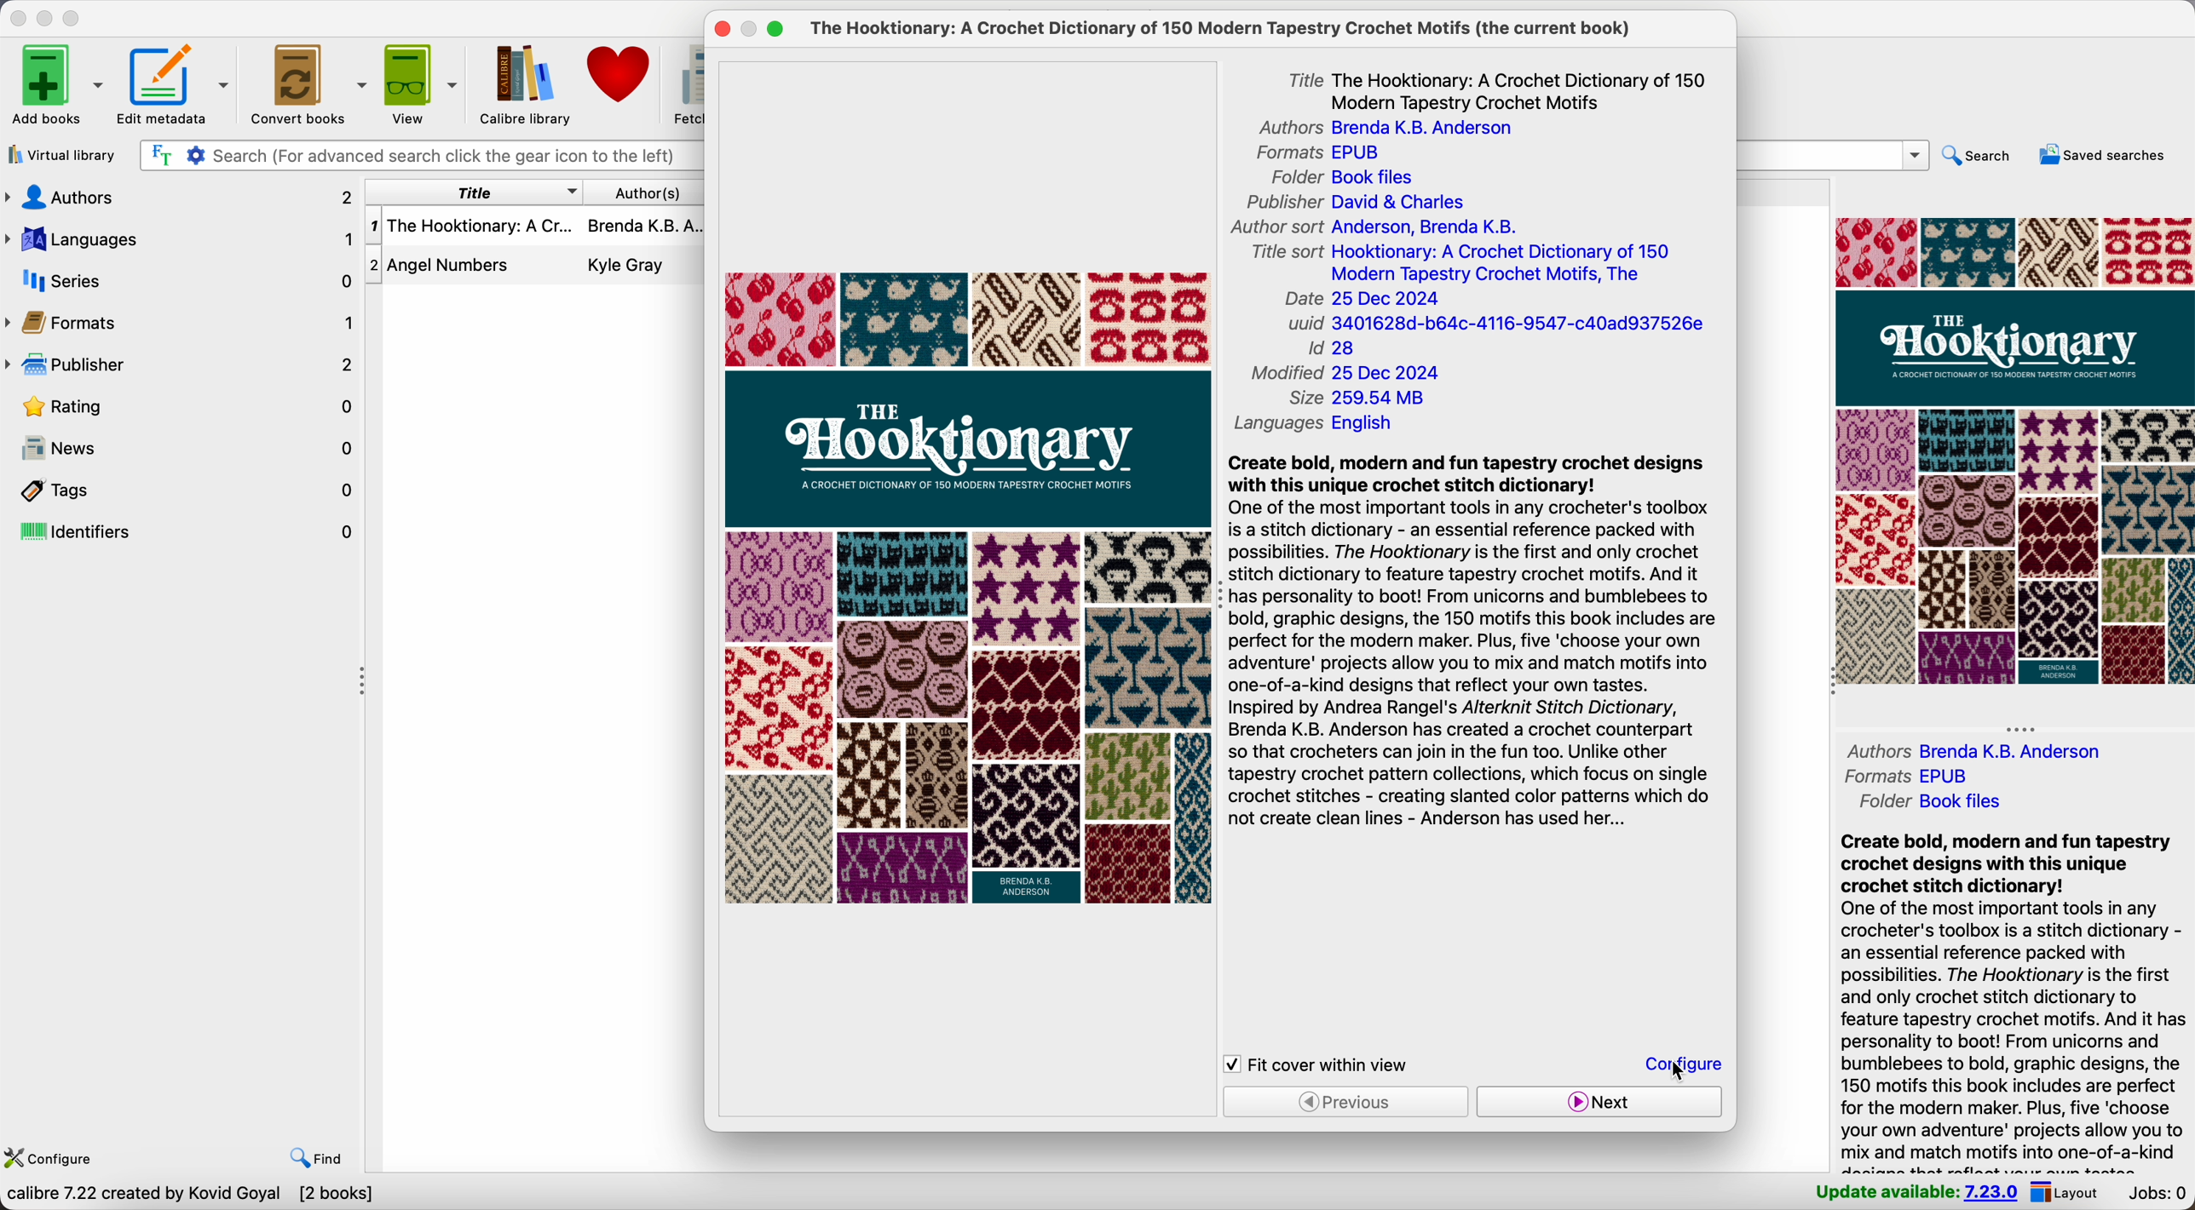  I want to click on fetch news, so click(685, 82).